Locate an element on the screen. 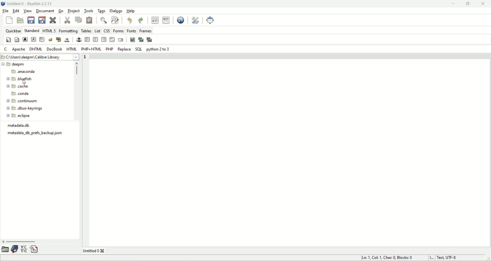 The image size is (491, 261). non-breaking space is located at coordinates (68, 40).